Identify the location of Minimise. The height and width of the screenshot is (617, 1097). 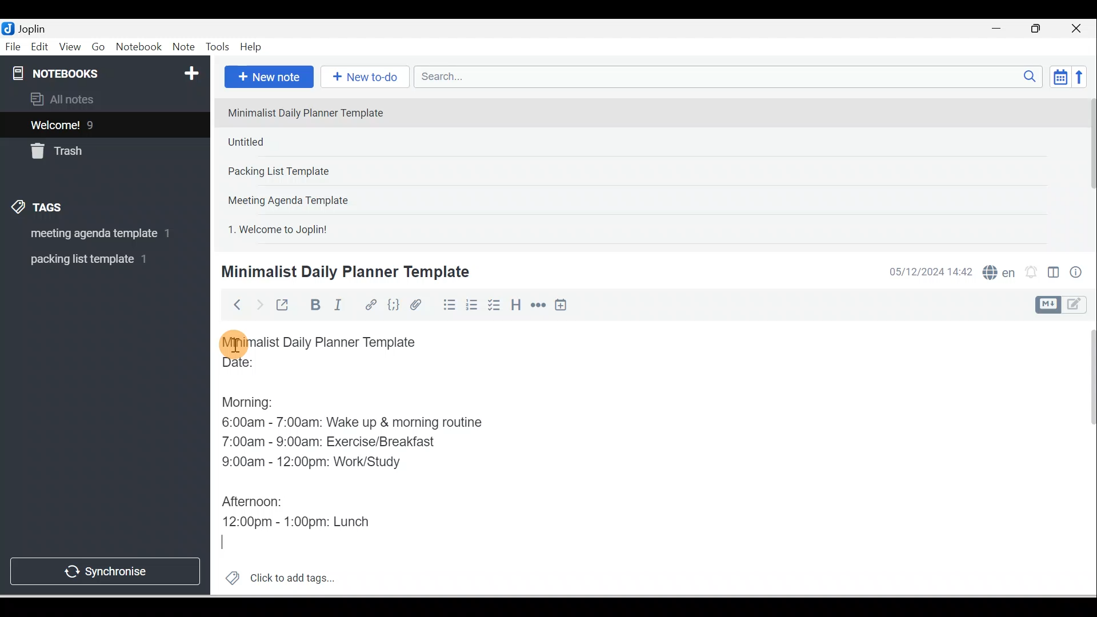
(1000, 30).